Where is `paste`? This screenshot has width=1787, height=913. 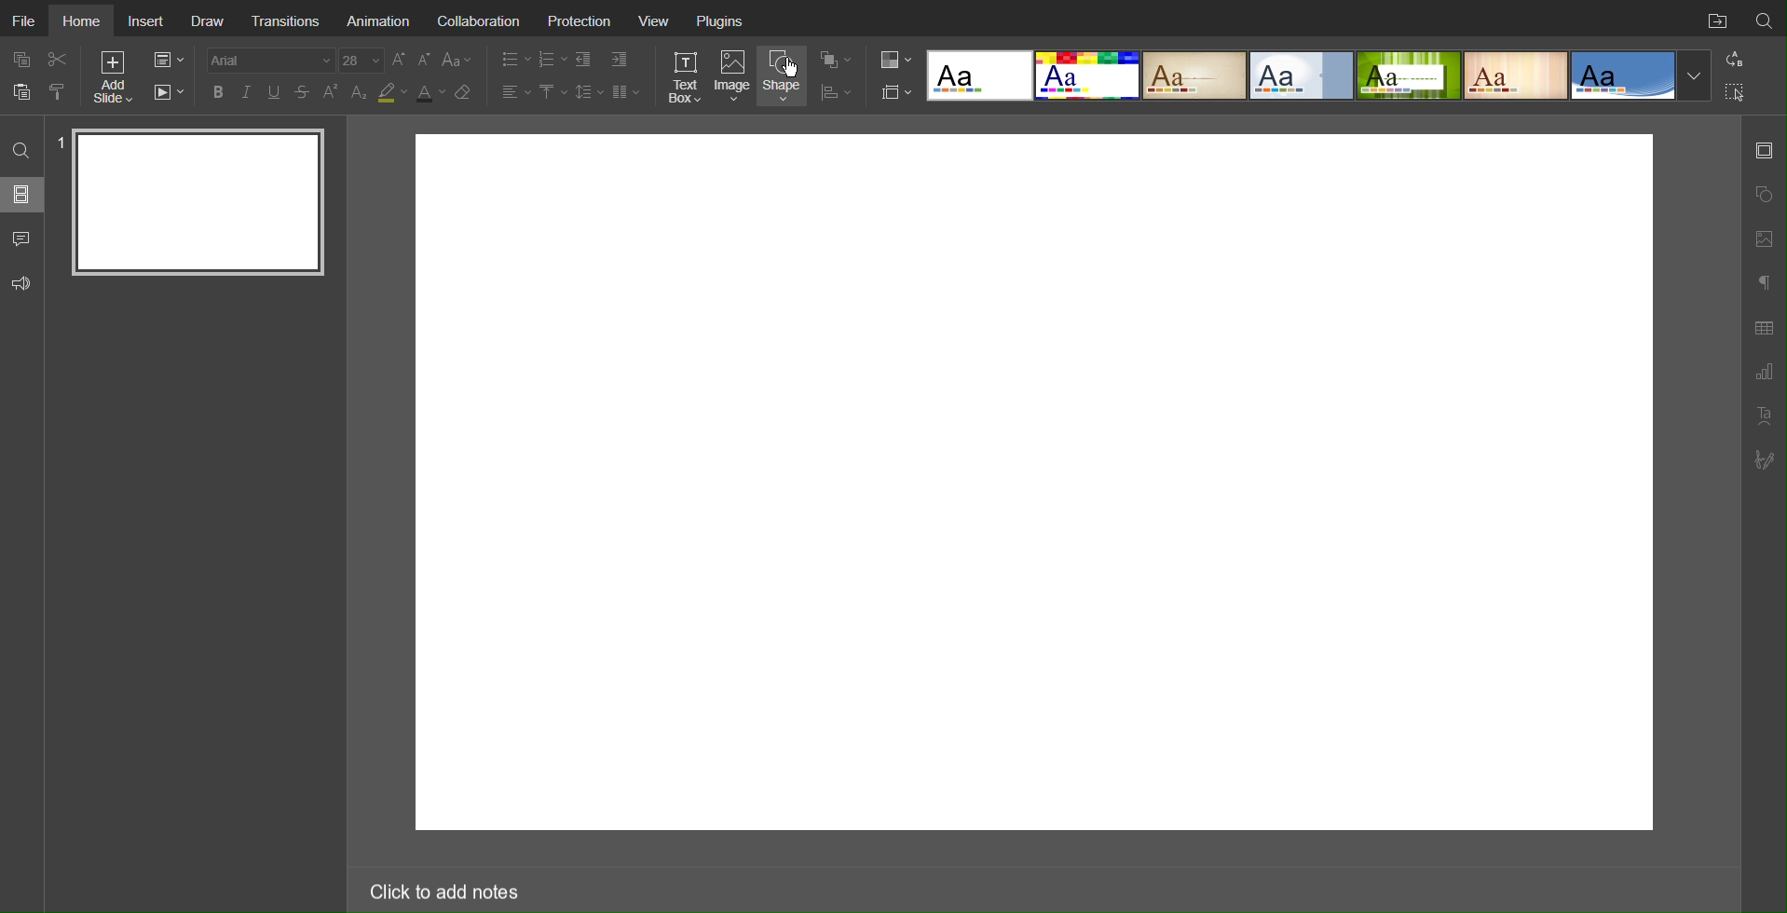
paste is located at coordinates (24, 91).